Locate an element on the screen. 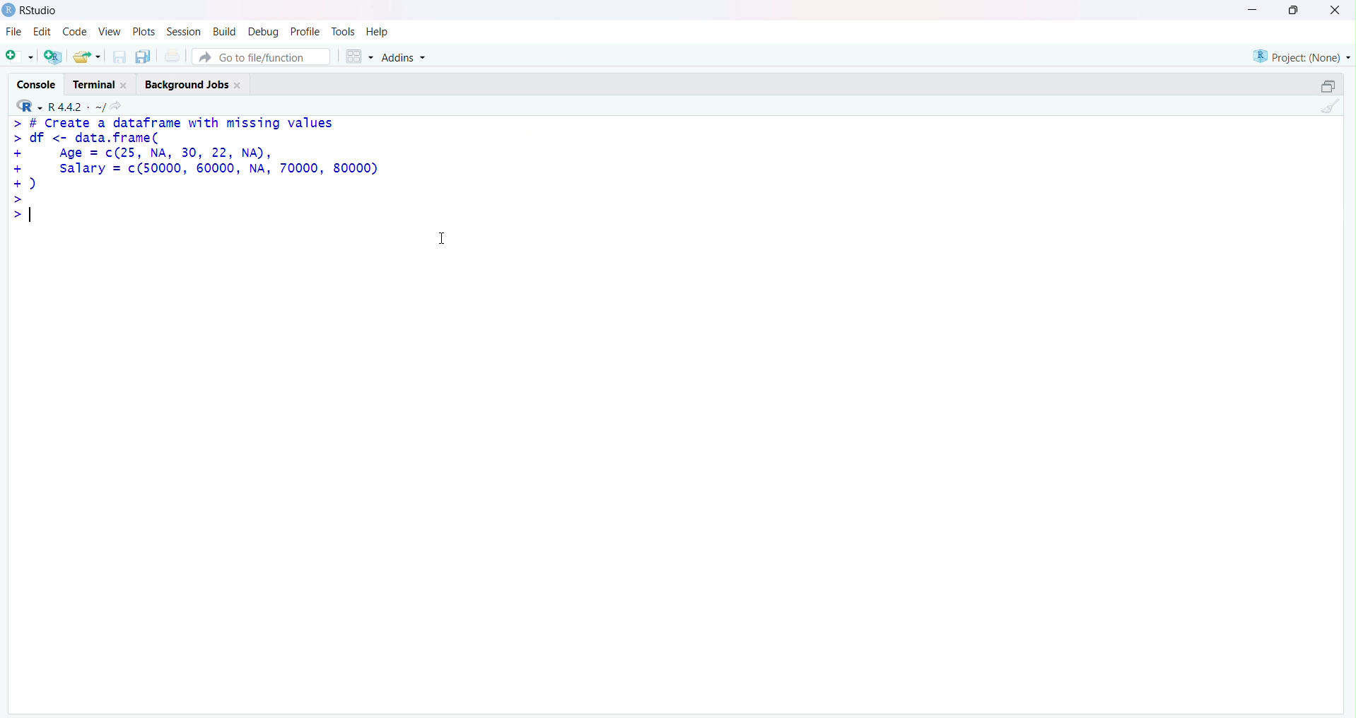 Image resolution: width=1356 pixels, height=718 pixels. R is located at coordinates (27, 105).